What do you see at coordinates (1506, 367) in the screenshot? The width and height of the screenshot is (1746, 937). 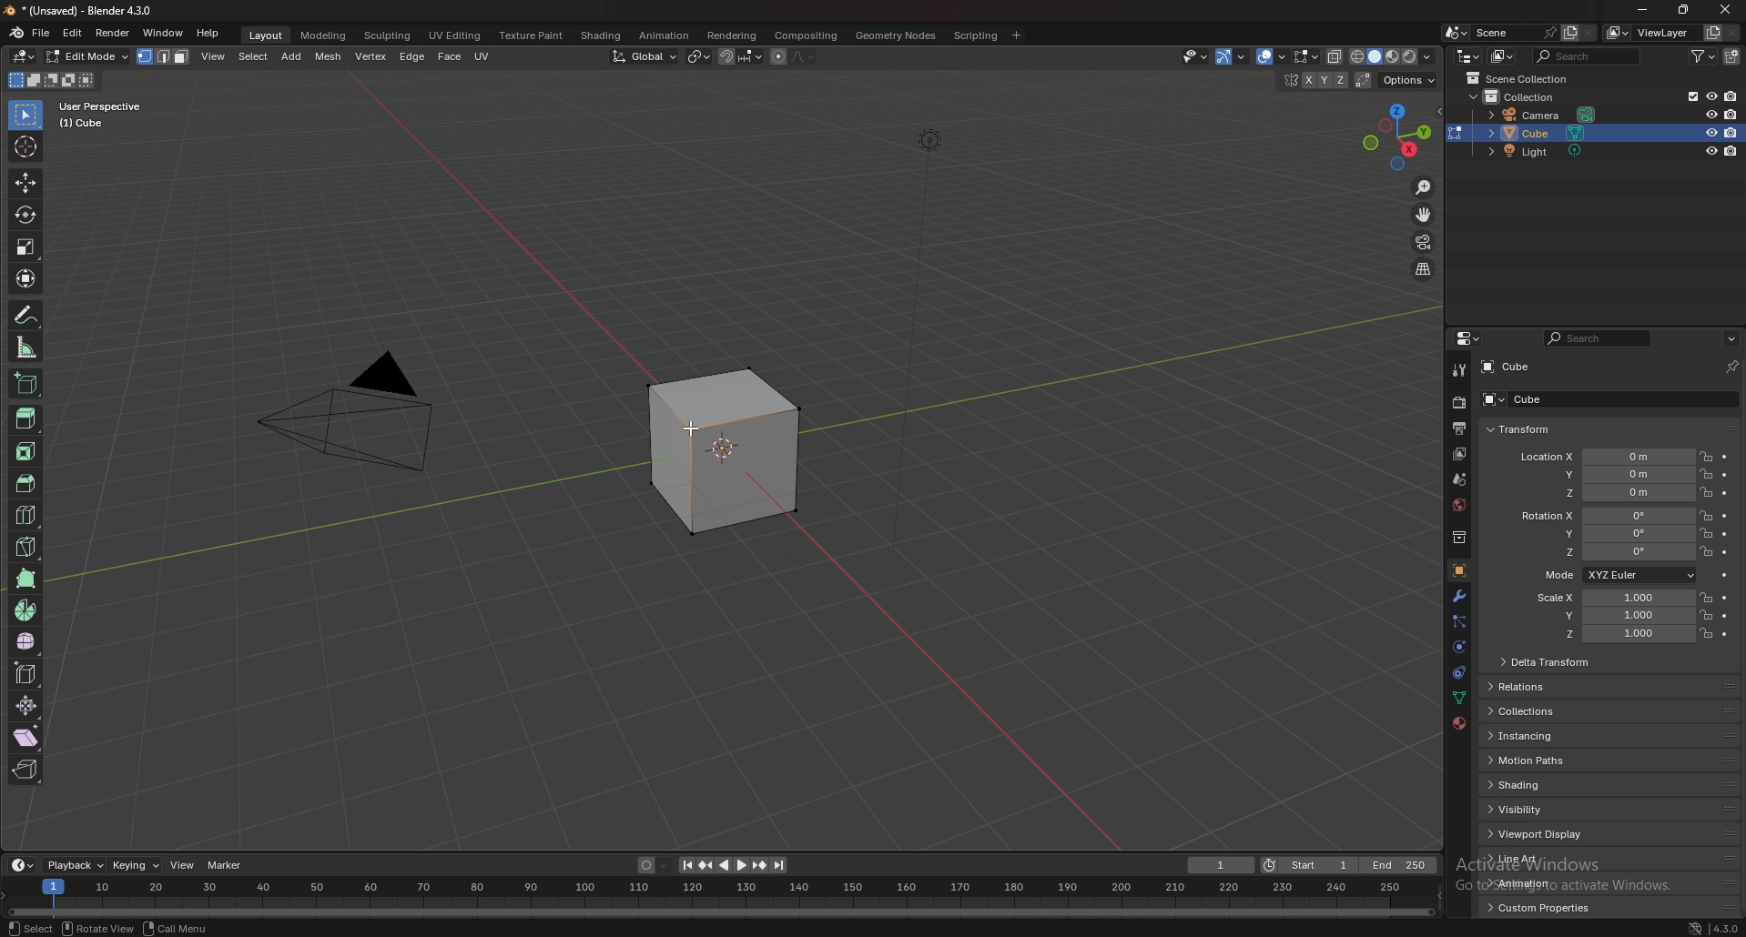 I see `cube` at bounding box center [1506, 367].